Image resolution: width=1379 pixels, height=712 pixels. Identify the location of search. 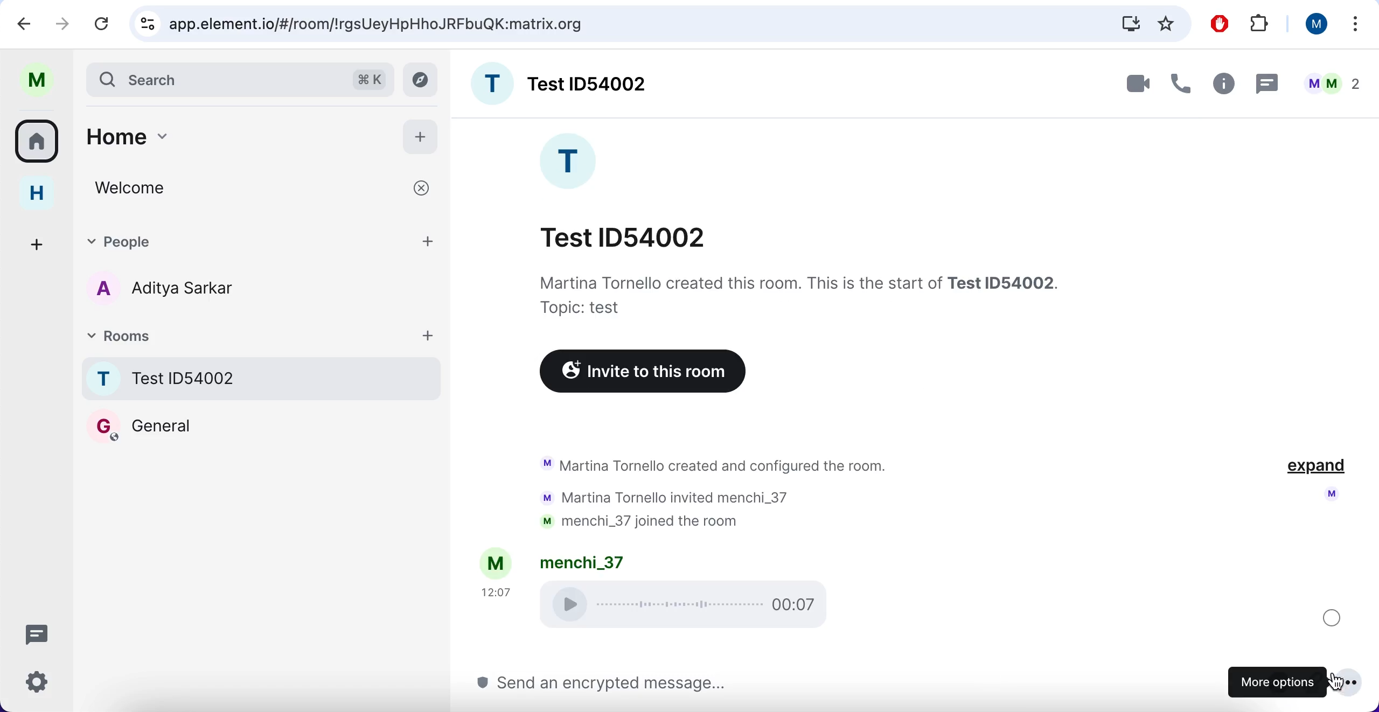
(212, 79).